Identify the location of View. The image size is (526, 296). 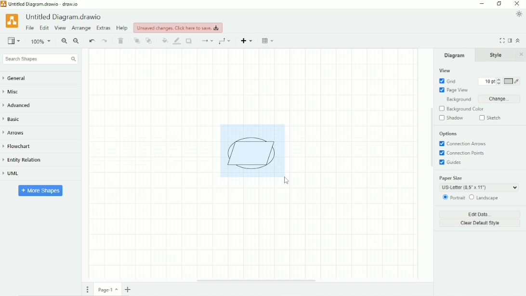
(60, 28).